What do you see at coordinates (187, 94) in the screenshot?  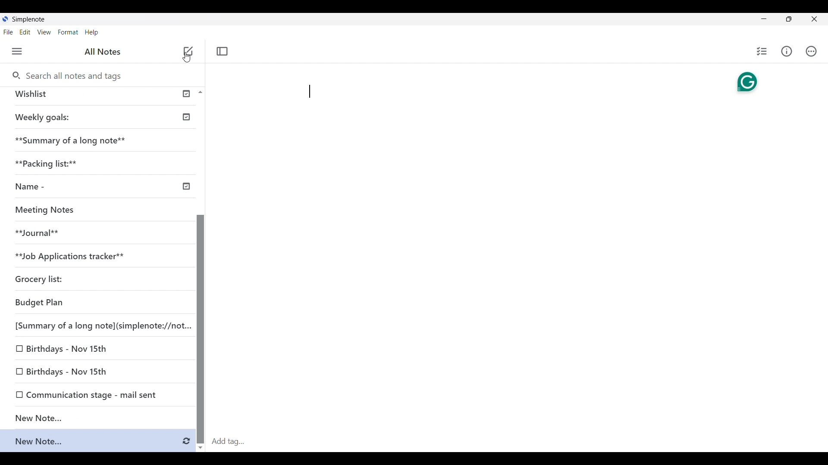 I see `published` at bounding box center [187, 94].